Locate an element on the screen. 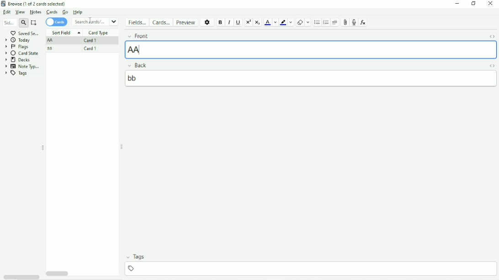 The width and height of the screenshot is (499, 280). Options is located at coordinates (207, 22).